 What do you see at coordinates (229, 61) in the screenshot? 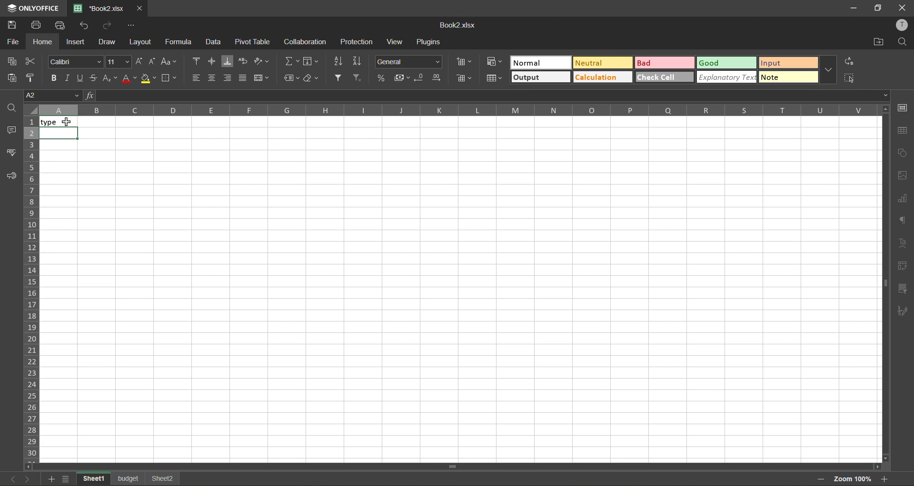
I see `align bottom` at bounding box center [229, 61].